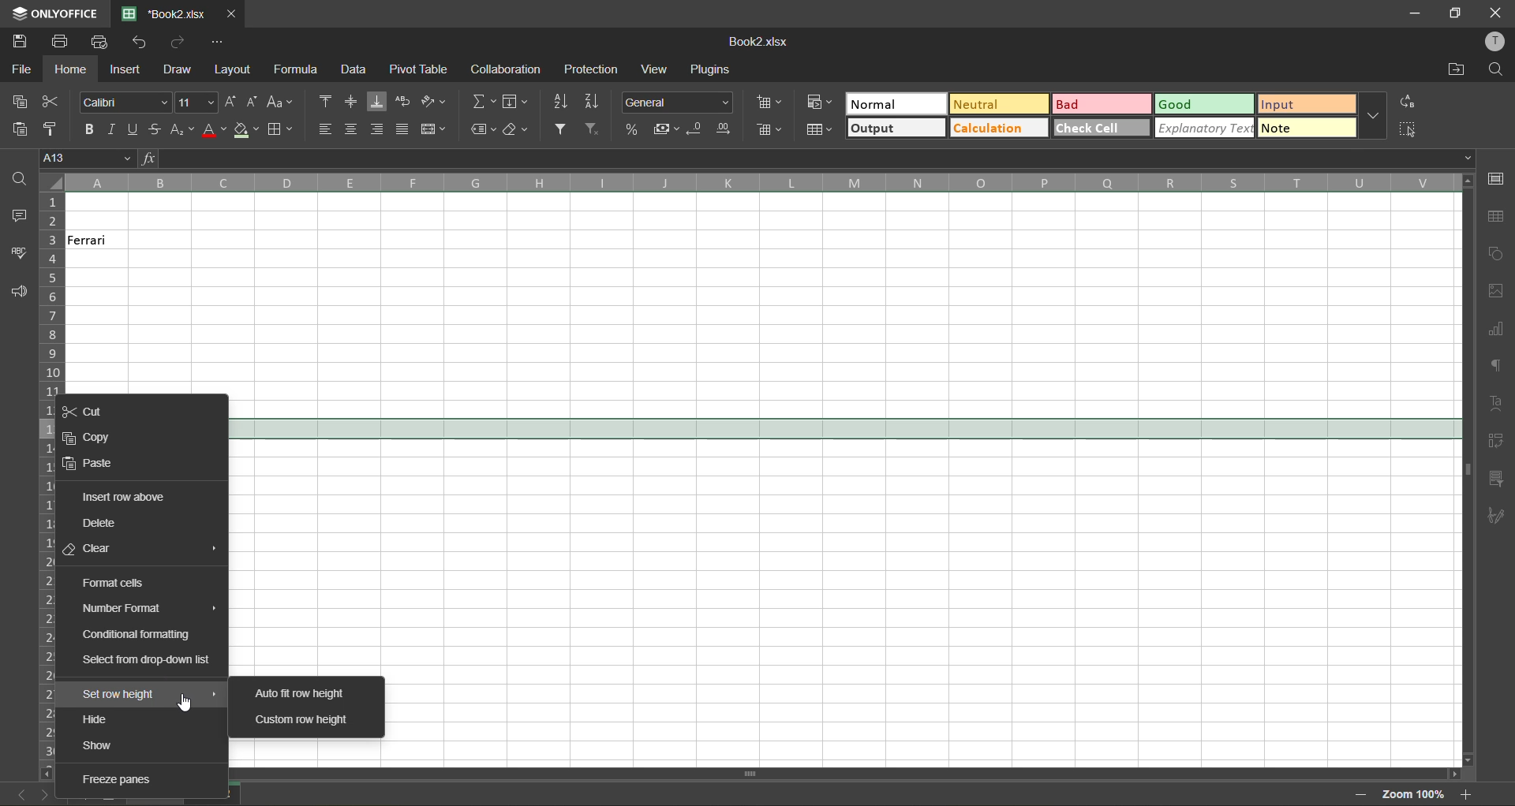 This screenshot has height=806, width=1515. Describe the element at coordinates (304, 720) in the screenshot. I see `custom row height` at that location.